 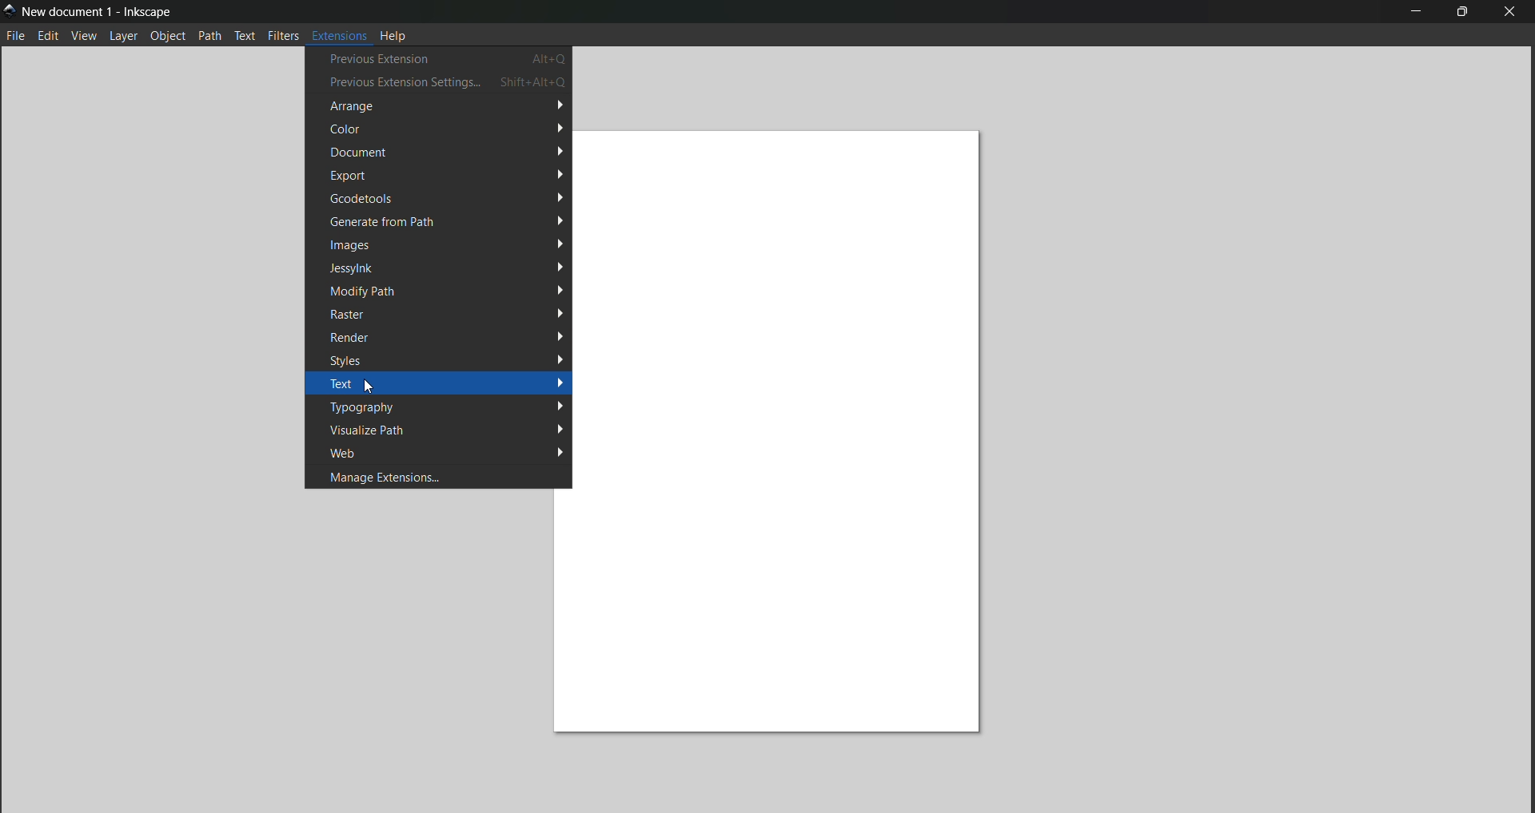 What do you see at coordinates (445, 406) in the screenshot?
I see `typography` at bounding box center [445, 406].